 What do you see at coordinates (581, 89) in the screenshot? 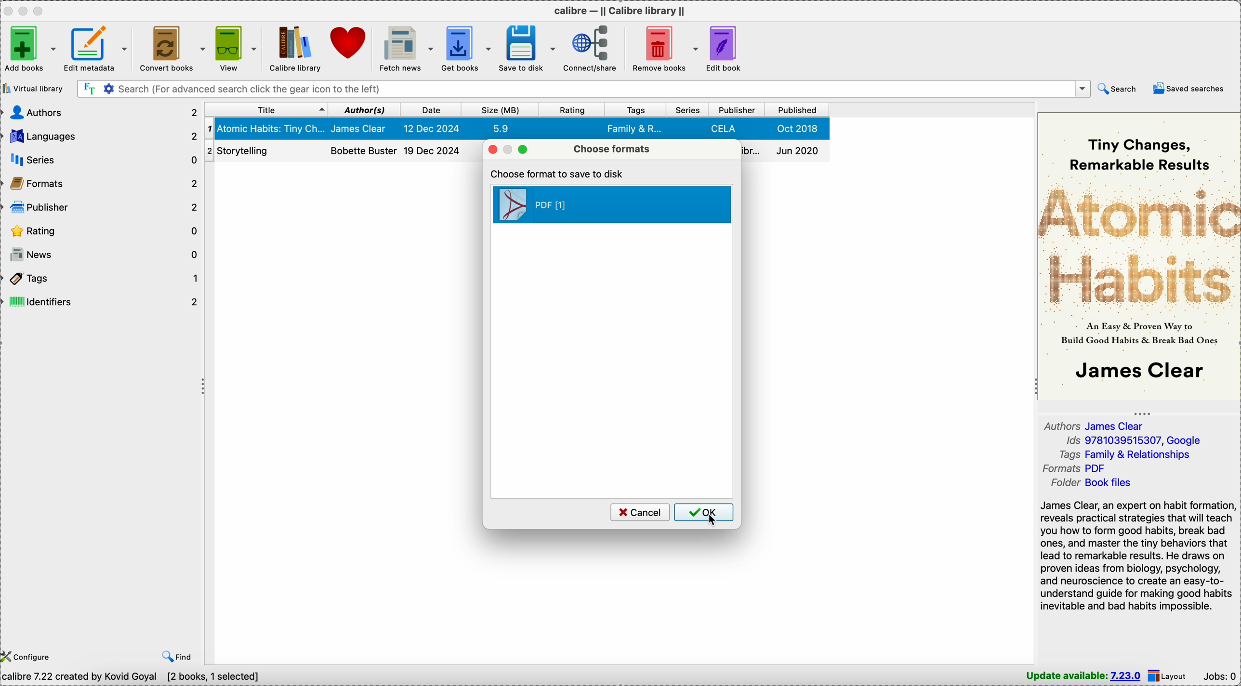
I see `search bar` at bounding box center [581, 89].